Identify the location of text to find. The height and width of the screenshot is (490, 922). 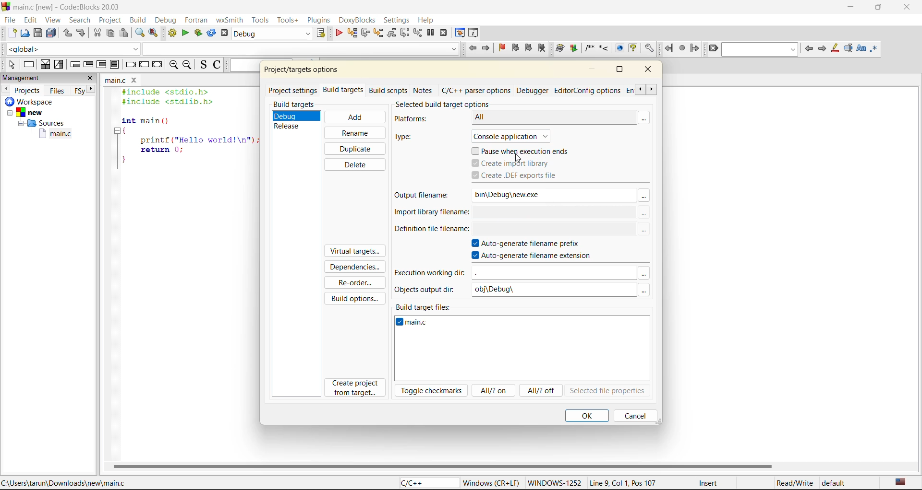
(761, 49).